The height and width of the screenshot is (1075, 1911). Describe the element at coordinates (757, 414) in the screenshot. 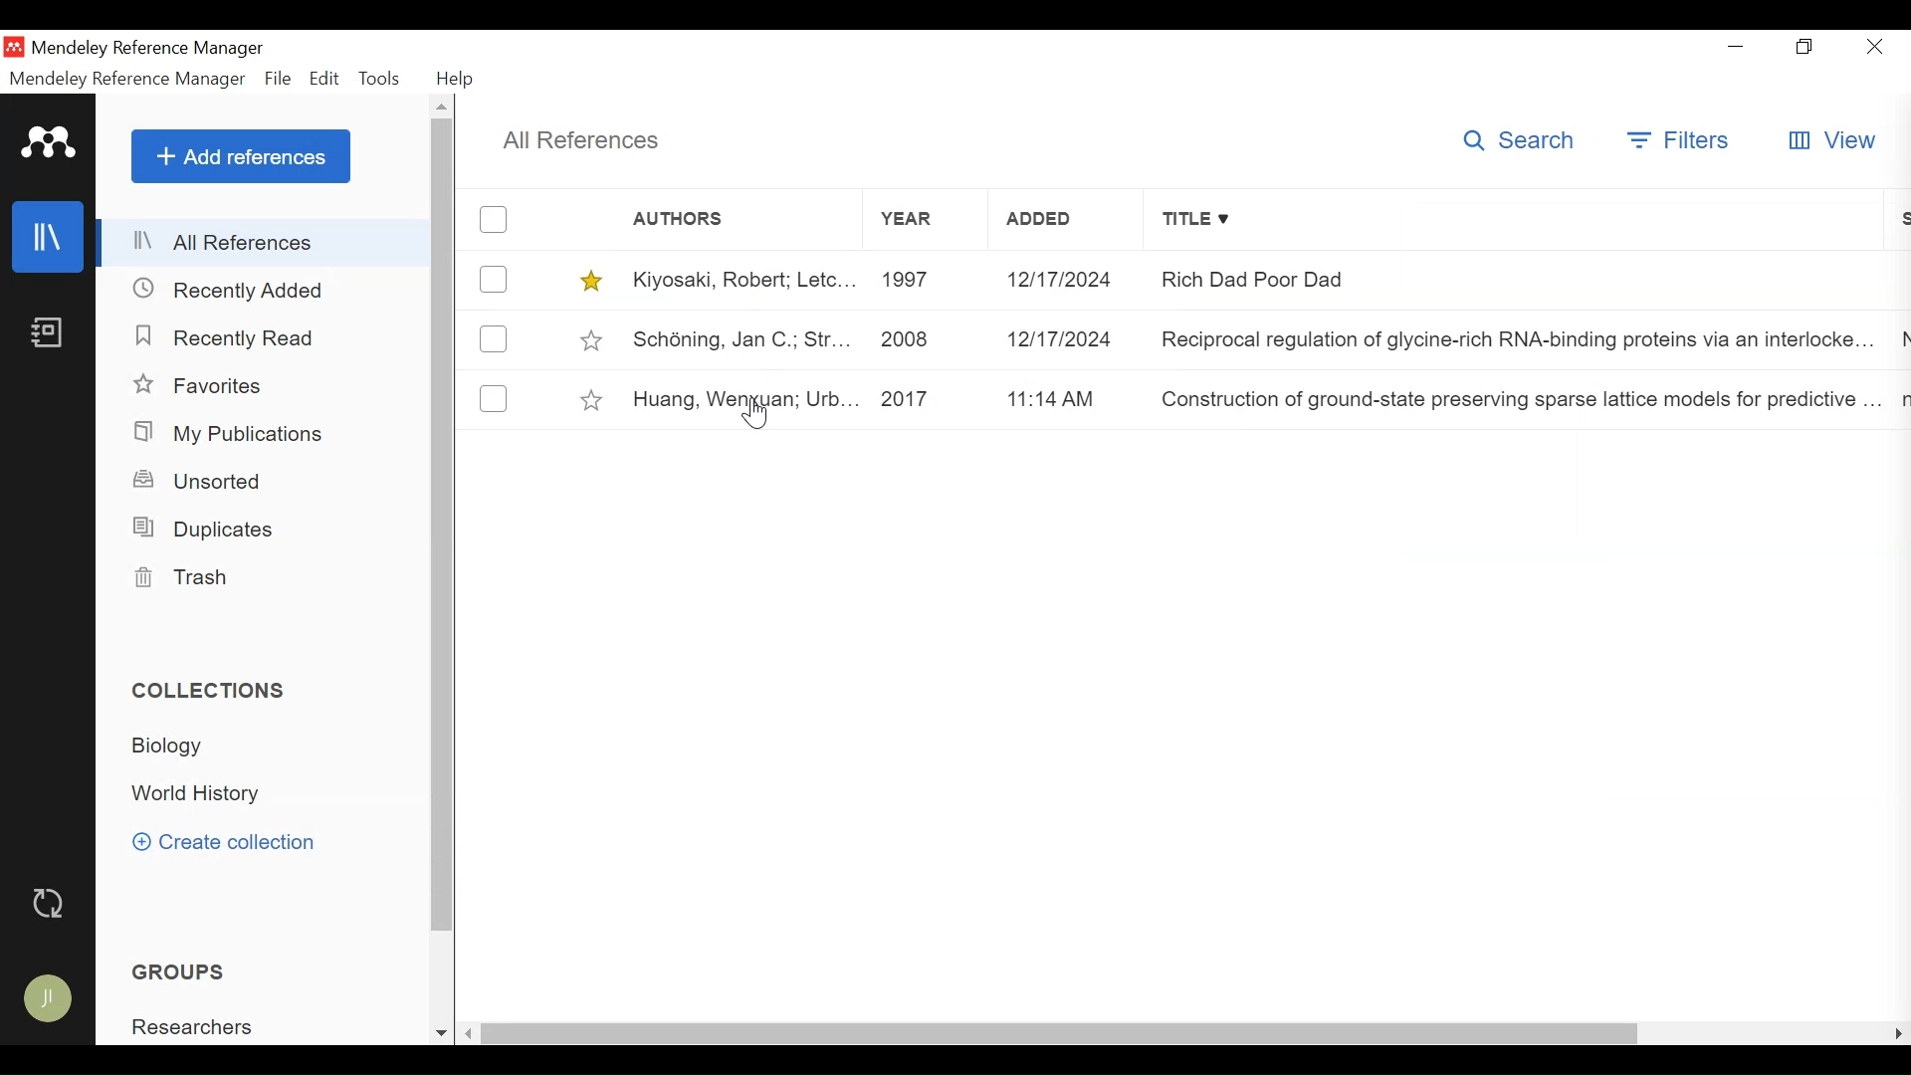

I see `Cursor` at that location.